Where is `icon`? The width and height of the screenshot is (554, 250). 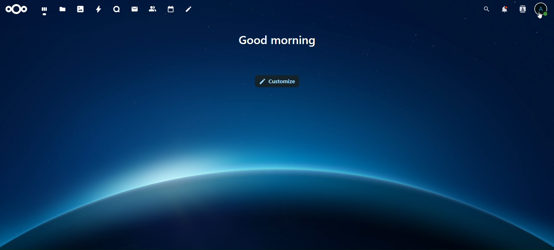
icon is located at coordinates (17, 11).